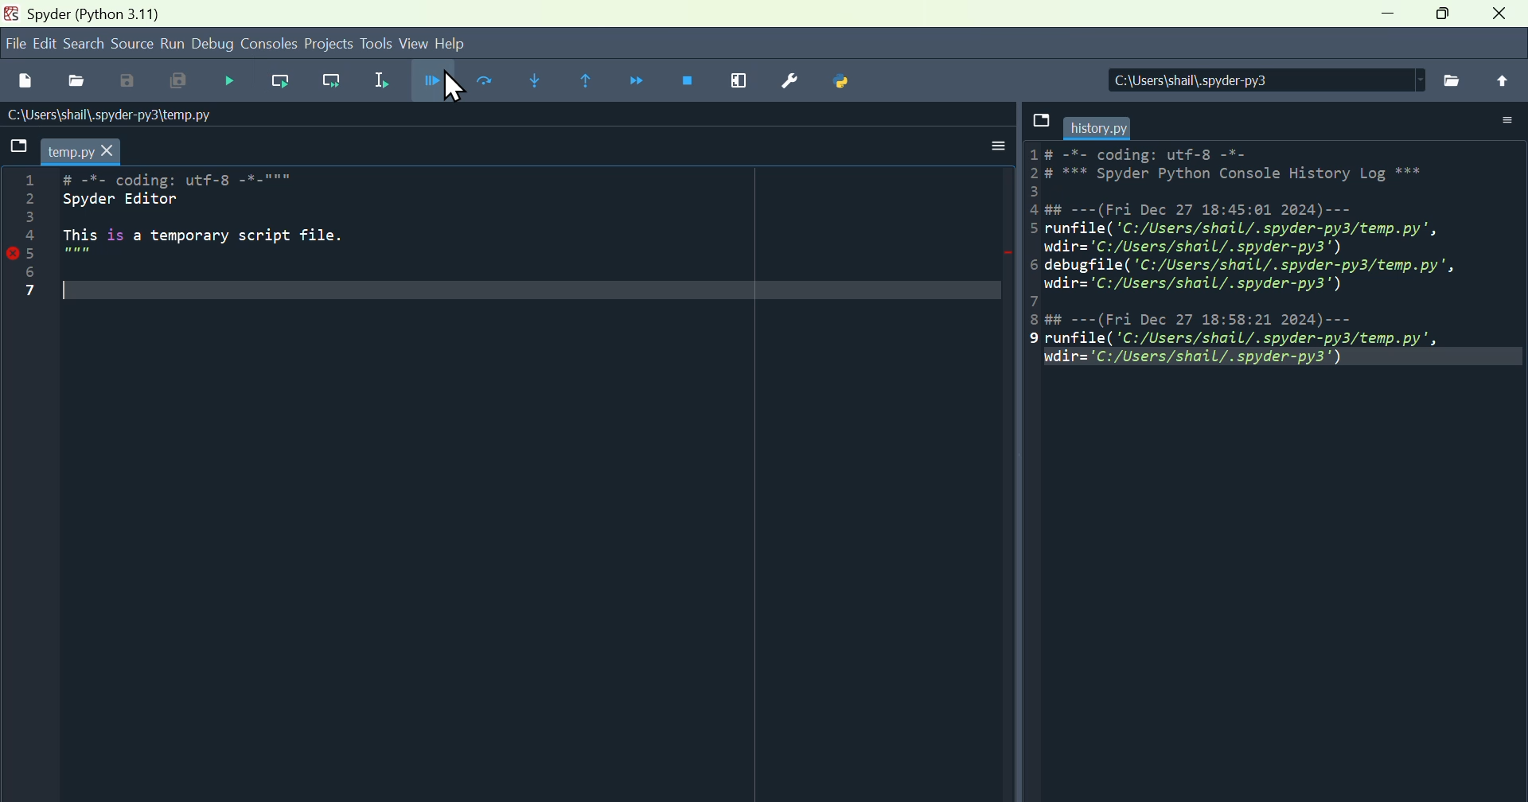 The width and height of the screenshot is (1528, 802). I want to click on filename -temp.py, so click(85, 150).